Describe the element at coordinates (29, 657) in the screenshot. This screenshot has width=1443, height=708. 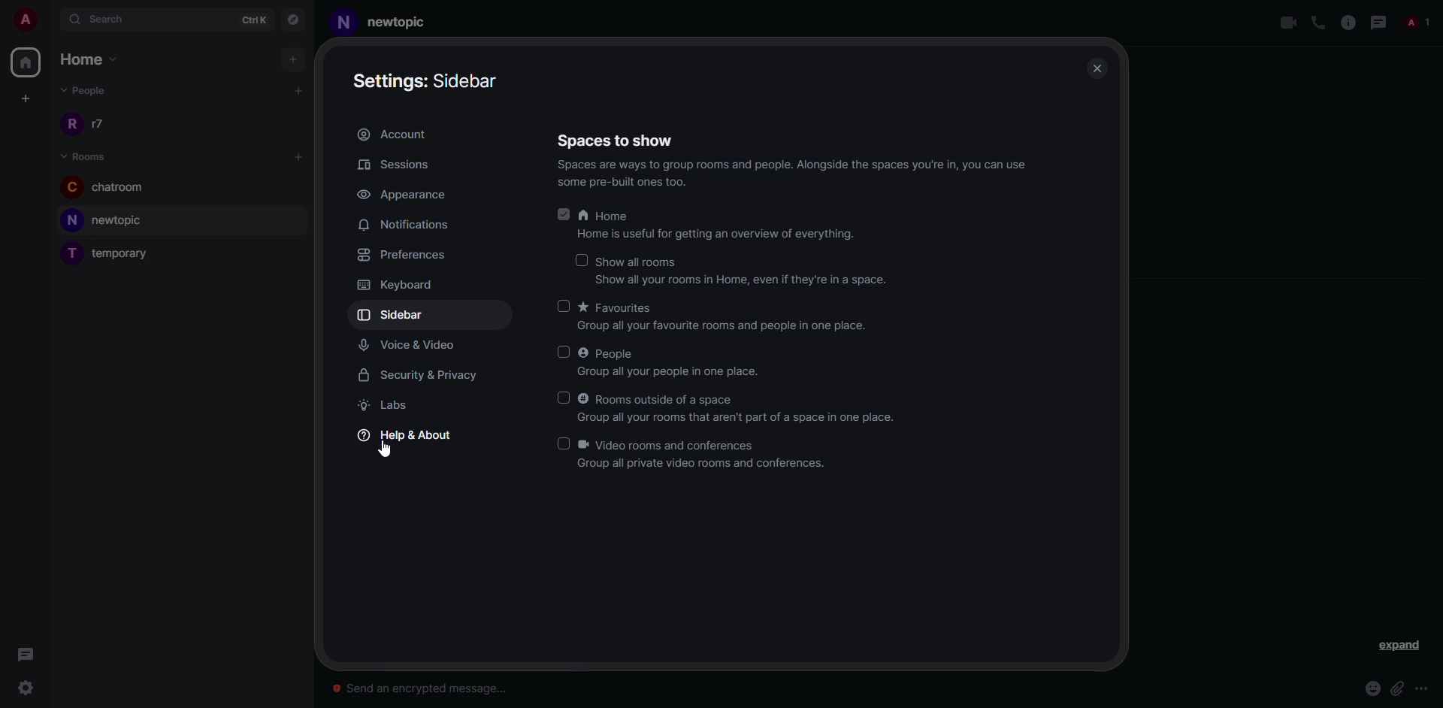
I see `comment` at that location.